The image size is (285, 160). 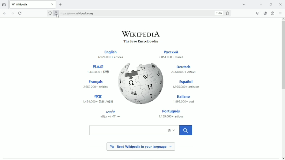 I want to click on extensions, so click(x=273, y=13).